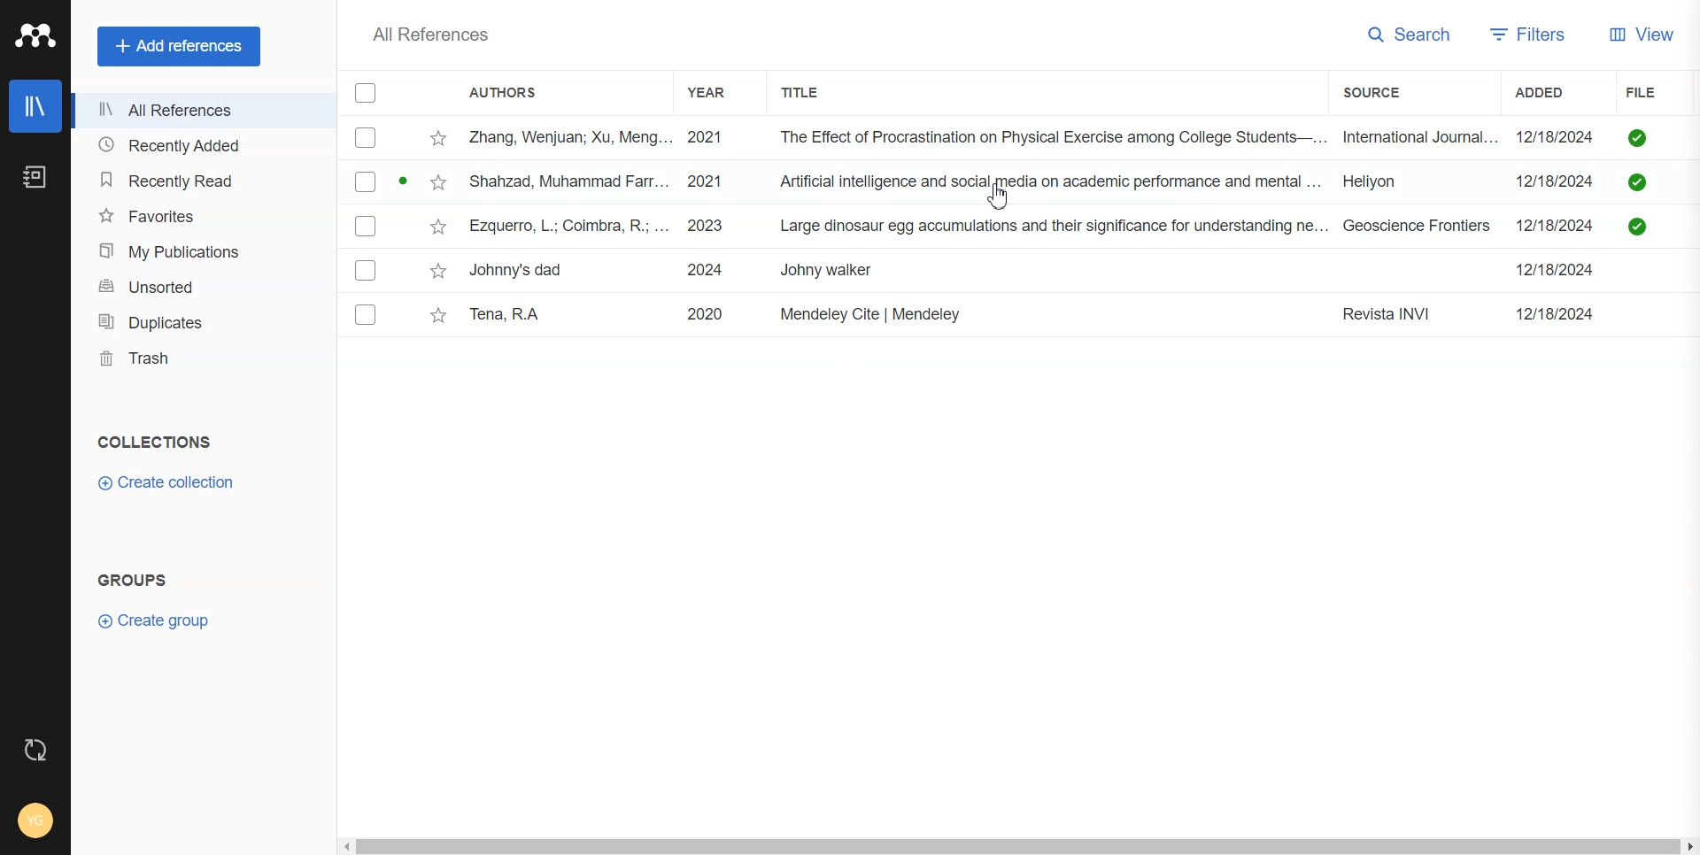 This screenshot has height=855, width=1700. I want to click on Logo, so click(35, 35).